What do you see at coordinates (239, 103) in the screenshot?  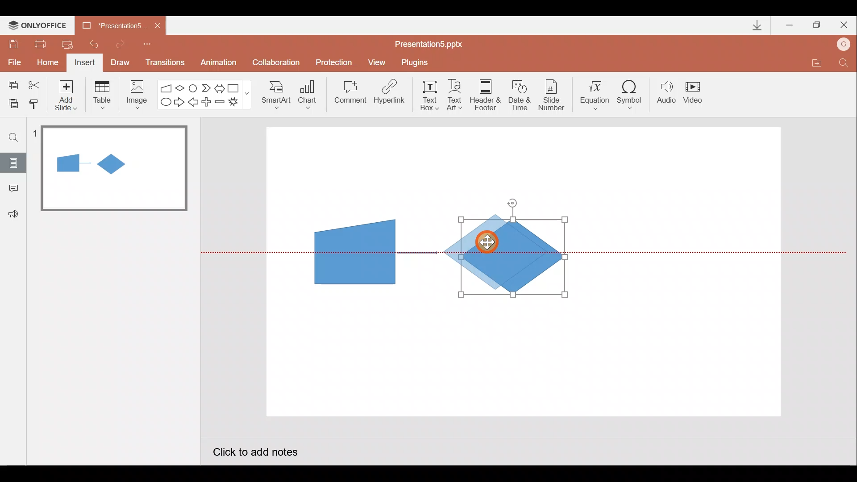 I see `Explosion 1` at bounding box center [239, 103].